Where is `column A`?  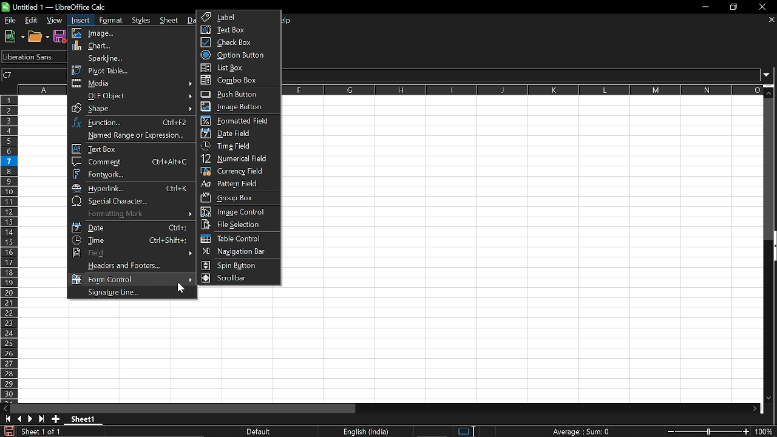
column A is located at coordinates (42, 89).